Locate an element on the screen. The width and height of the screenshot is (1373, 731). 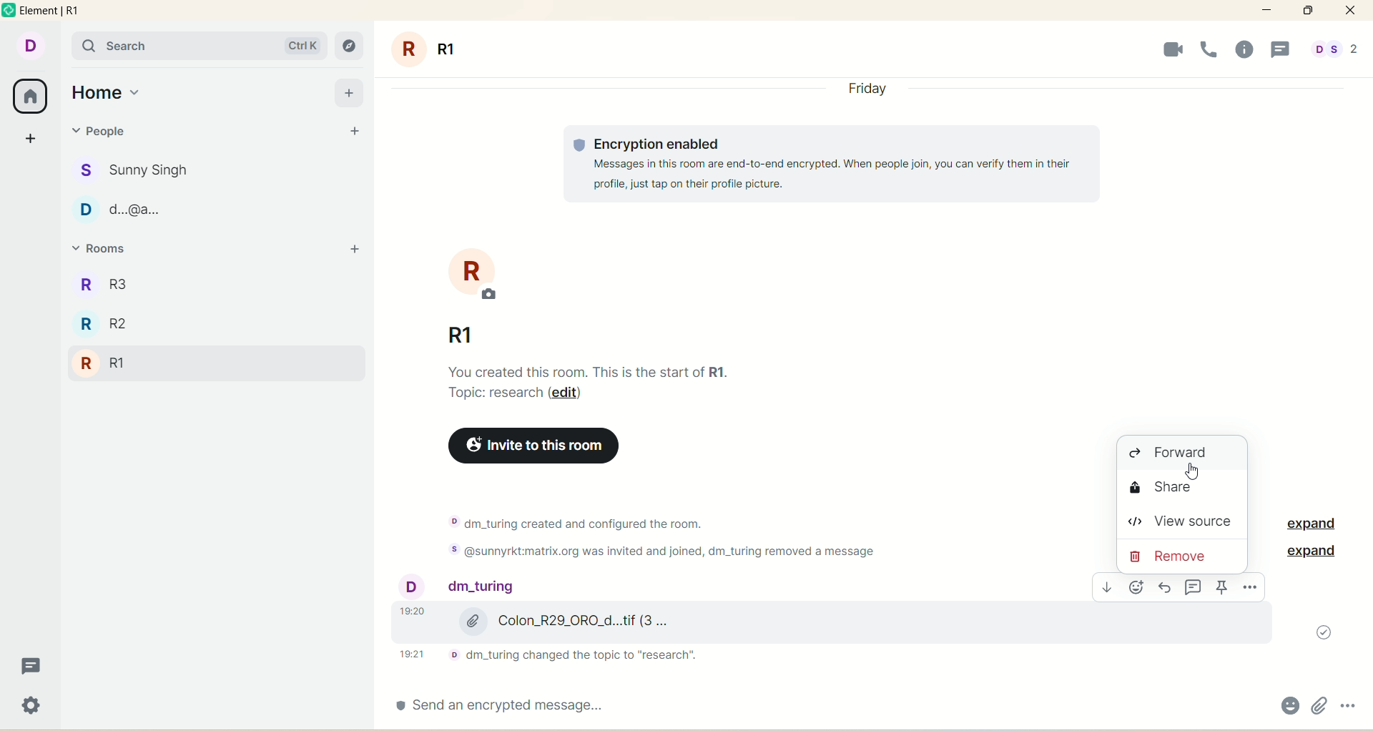
people is located at coordinates (1334, 51).